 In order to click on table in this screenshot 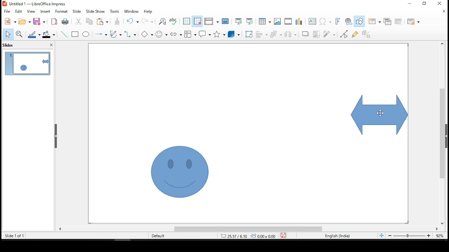, I will do `click(264, 21)`.